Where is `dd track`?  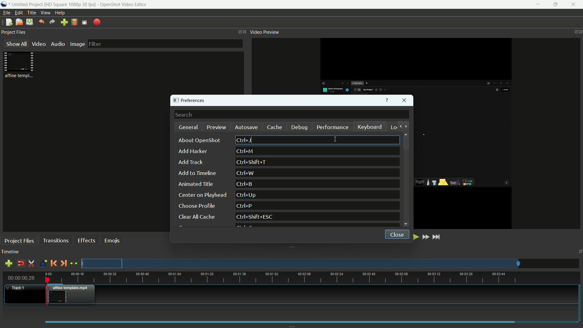
dd track is located at coordinates (190, 162).